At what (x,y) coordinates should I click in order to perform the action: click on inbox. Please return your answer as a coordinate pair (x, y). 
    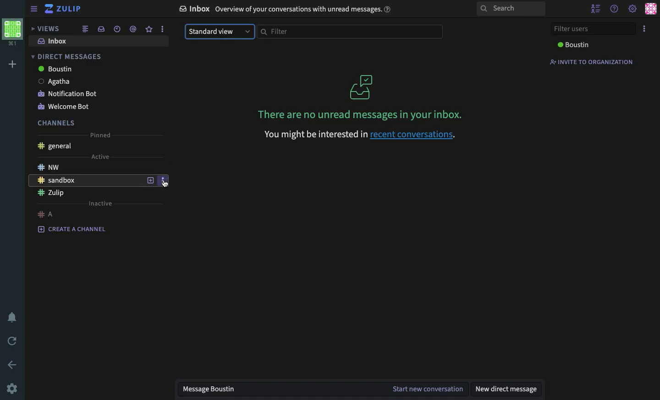
    Looking at the image, I should click on (54, 41).